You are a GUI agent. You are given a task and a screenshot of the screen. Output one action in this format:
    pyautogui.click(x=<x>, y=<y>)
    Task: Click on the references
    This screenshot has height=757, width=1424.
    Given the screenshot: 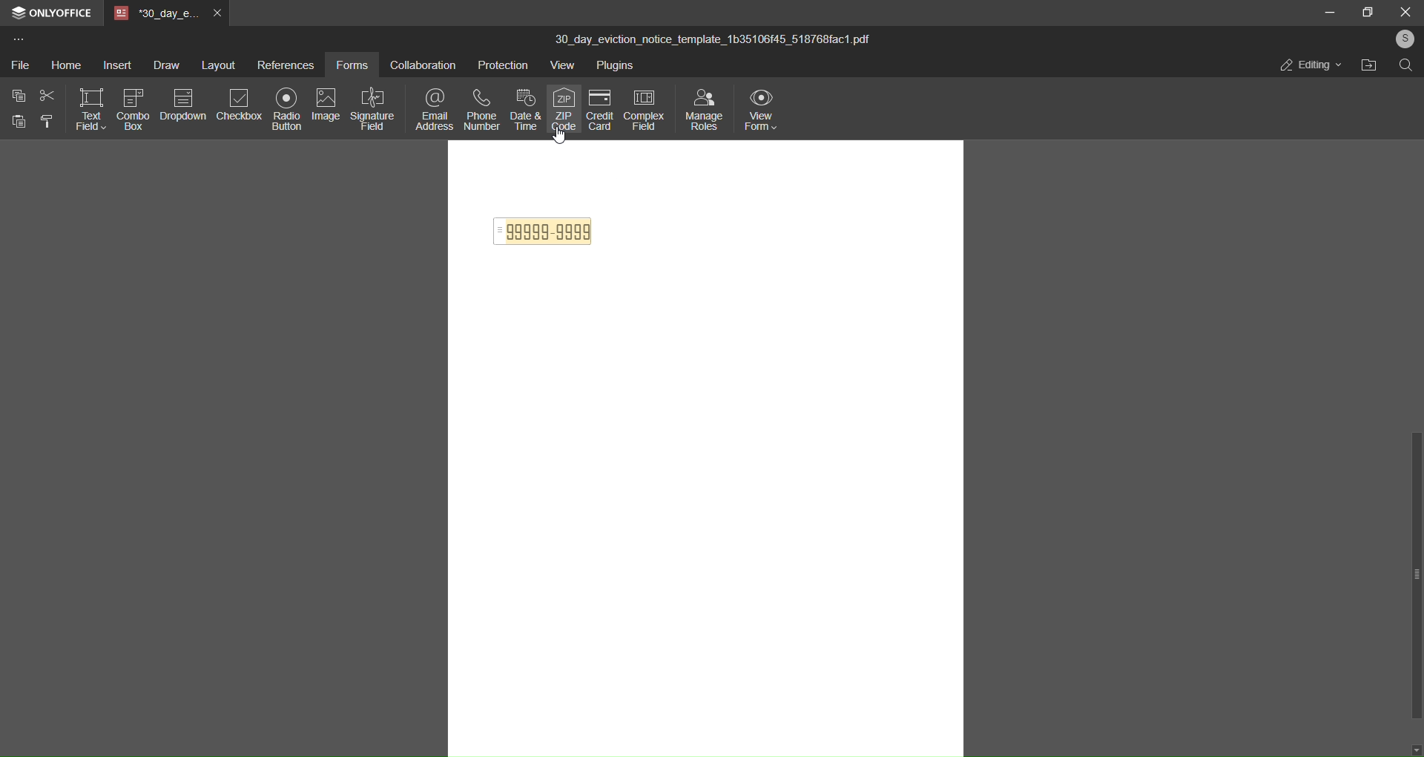 What is the action you would take?
    pyautogui.click(x=283, y=64)
    